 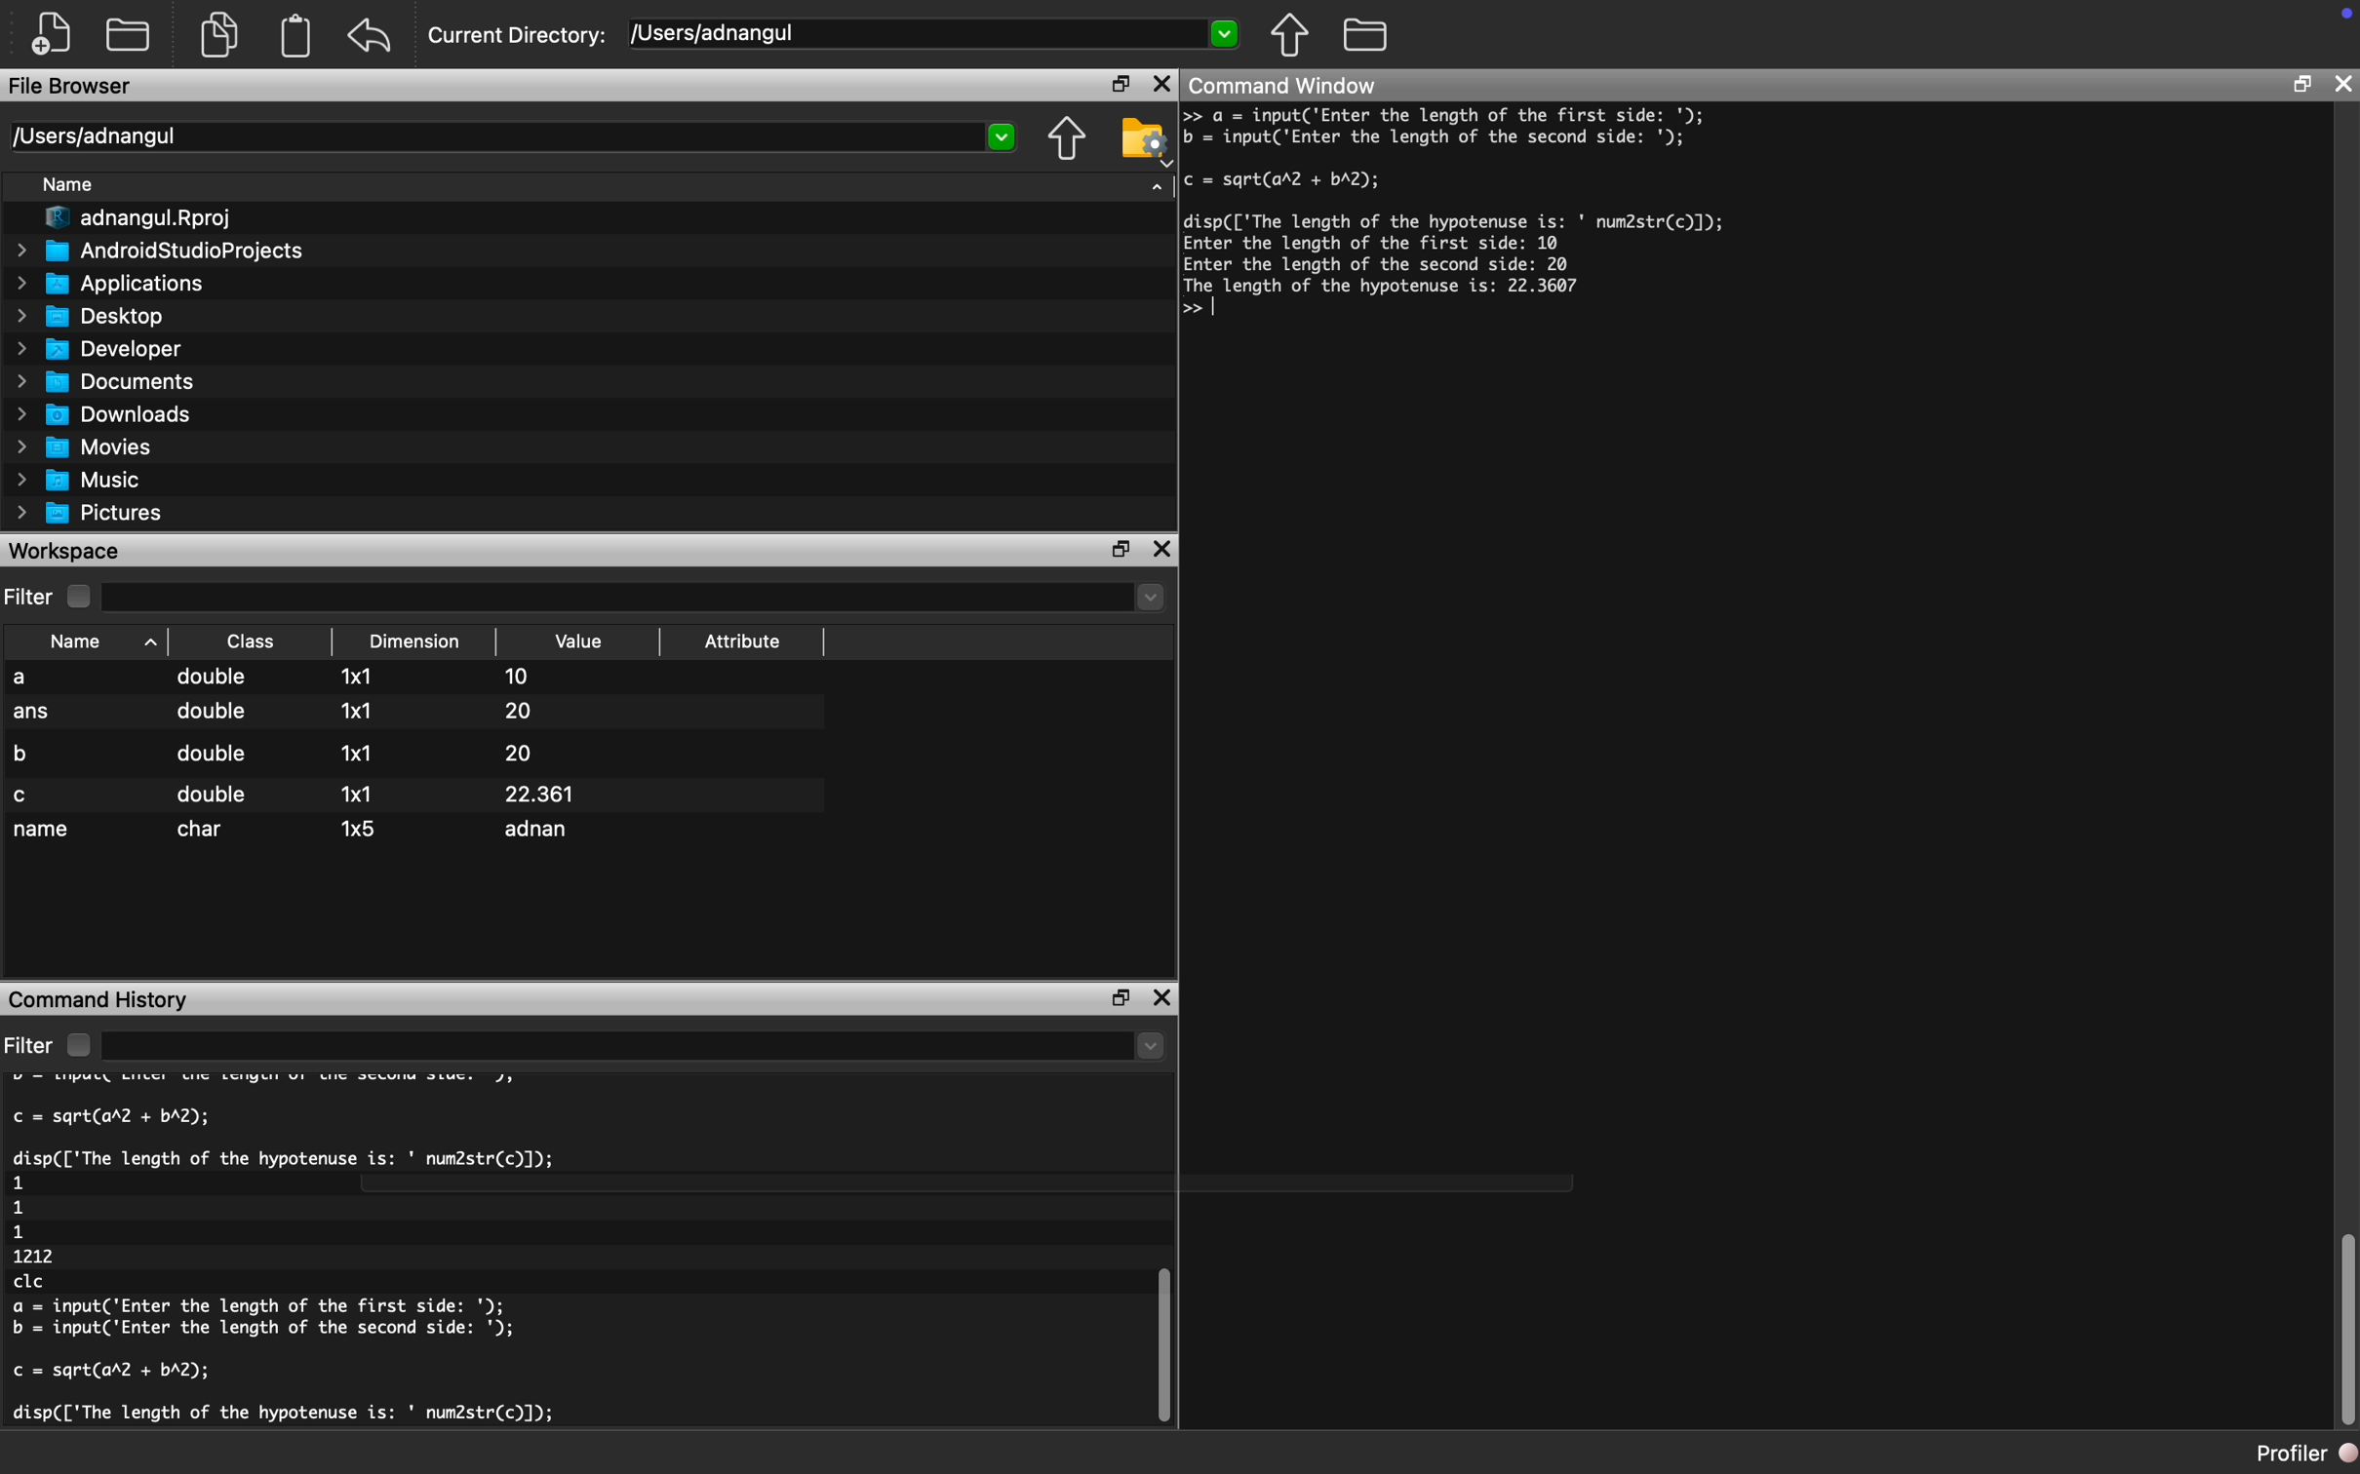 What do you see at coordinates (1472, 228) in the screenshot?
I see `>> a = input('Enter the length of the first side: ');

> = input('Enter the length of the second side: ');

= = sqrt(ar2 + bA2);

1isp(['The length of the hypotenuse is: ' num2str(c)]);
Enter the length of the first side: 10

=nter the length of the second side: 20

rhe length of the hypotenuse is: 22.3607

>> |` at bounding box center [1472, 228].